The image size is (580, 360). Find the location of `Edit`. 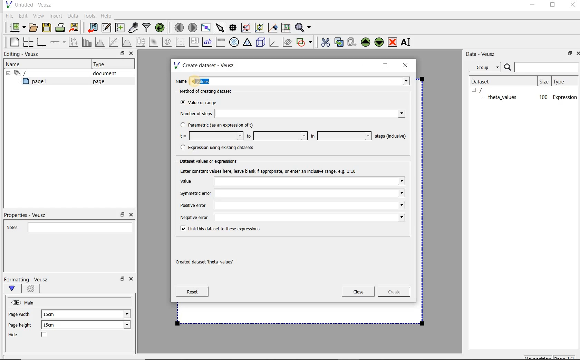

Edit is located at coordinates (23, 16).